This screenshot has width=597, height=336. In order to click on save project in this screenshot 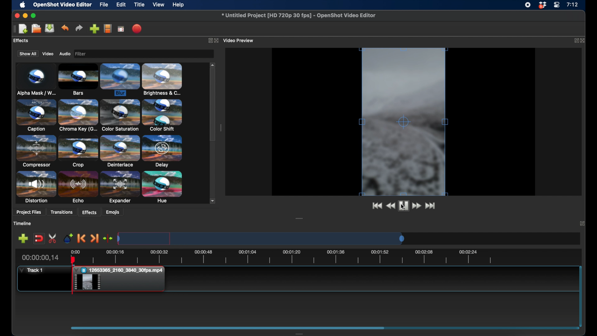, I will do `click(50, 28)`.